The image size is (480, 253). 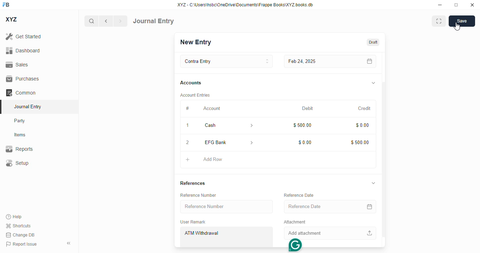 What do you see at coordinates (226, 237) in the screenshot?
I see `ATM withdrawal` at bounding box center [226, 237].